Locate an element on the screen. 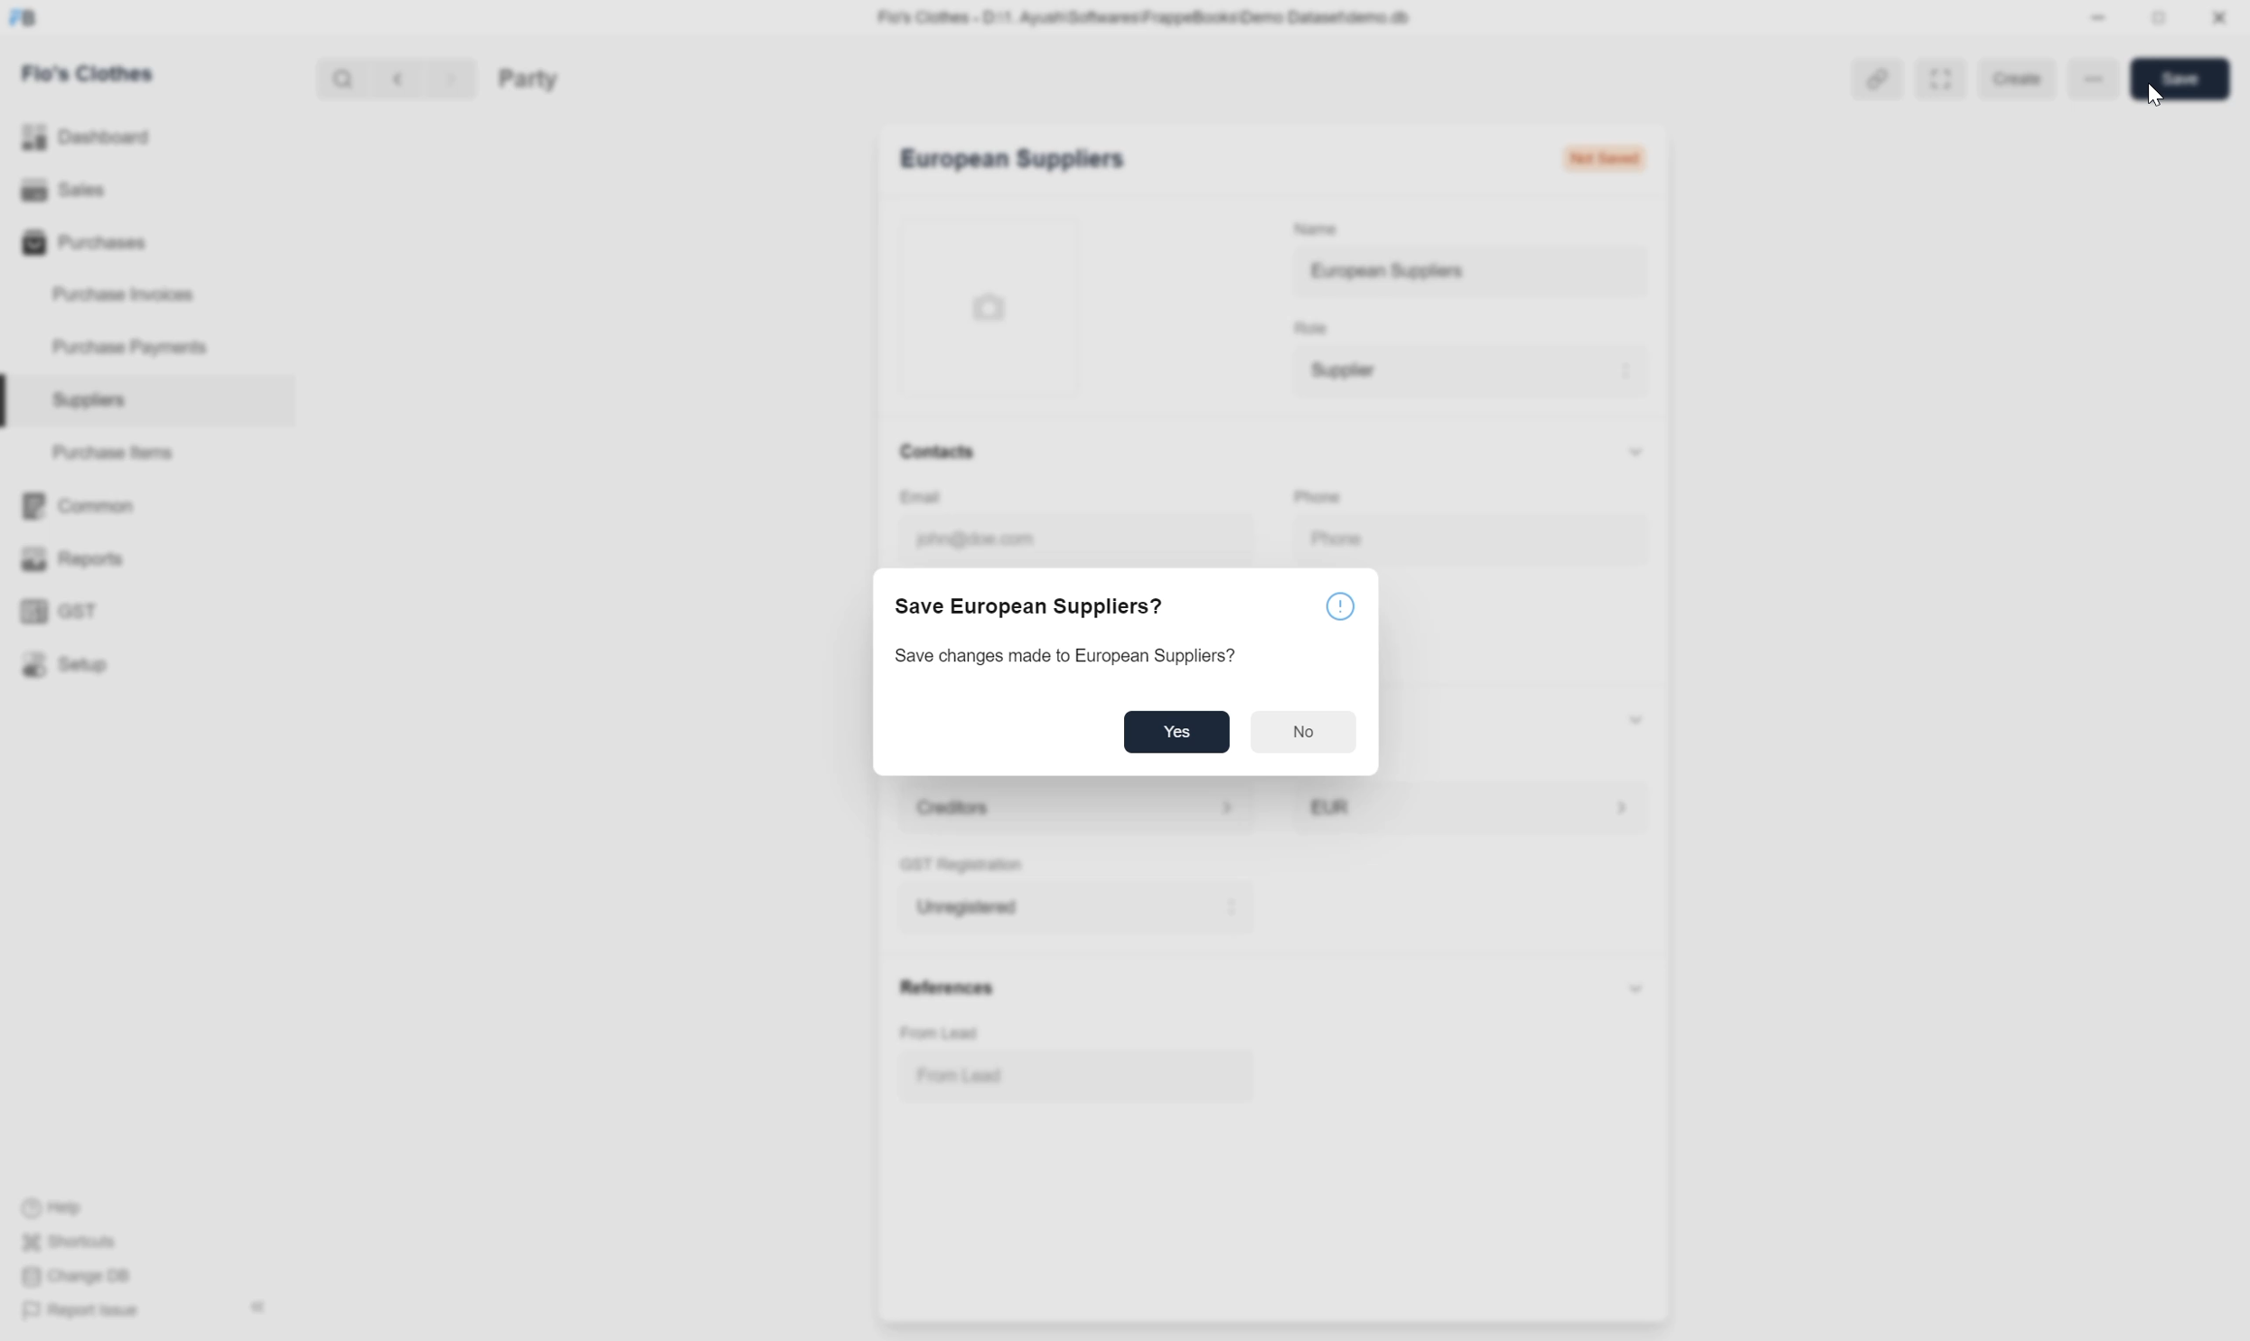 The image size is (2250, 1341). Save European Suppliers? is located at coordinates (1030, 608).